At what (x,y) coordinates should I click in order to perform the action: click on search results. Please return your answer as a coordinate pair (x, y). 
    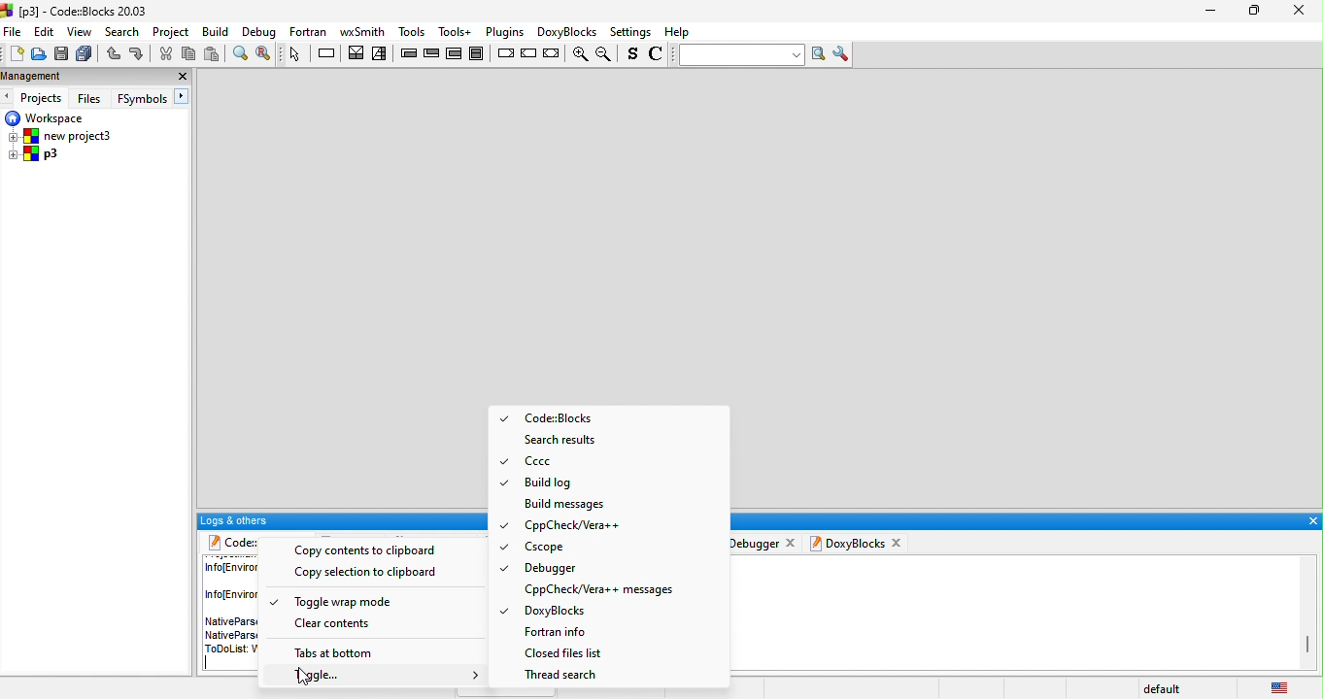
    Looking at the image, I should click on (566, 440).